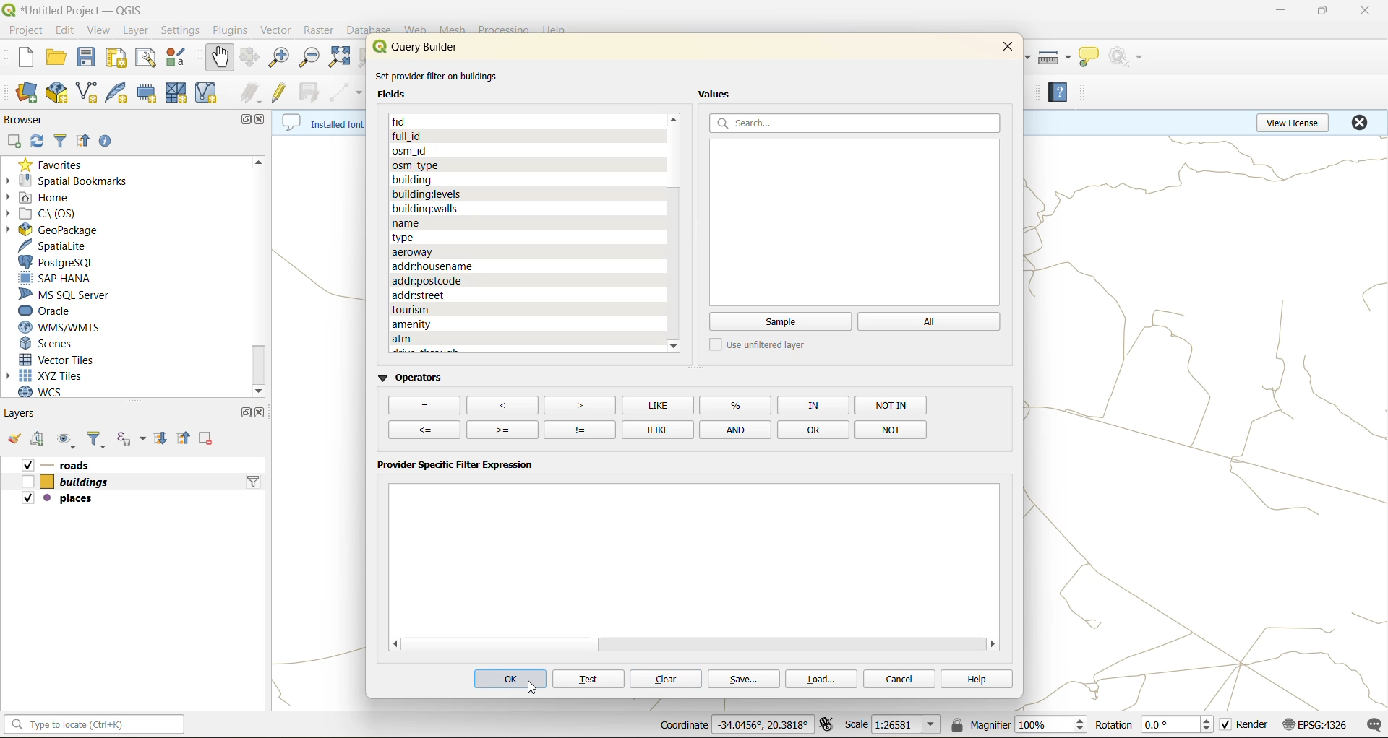  What do you see at coordinates (278, 58) in the screenshot?
I see `zoom in` at bounding box center [278, 58].